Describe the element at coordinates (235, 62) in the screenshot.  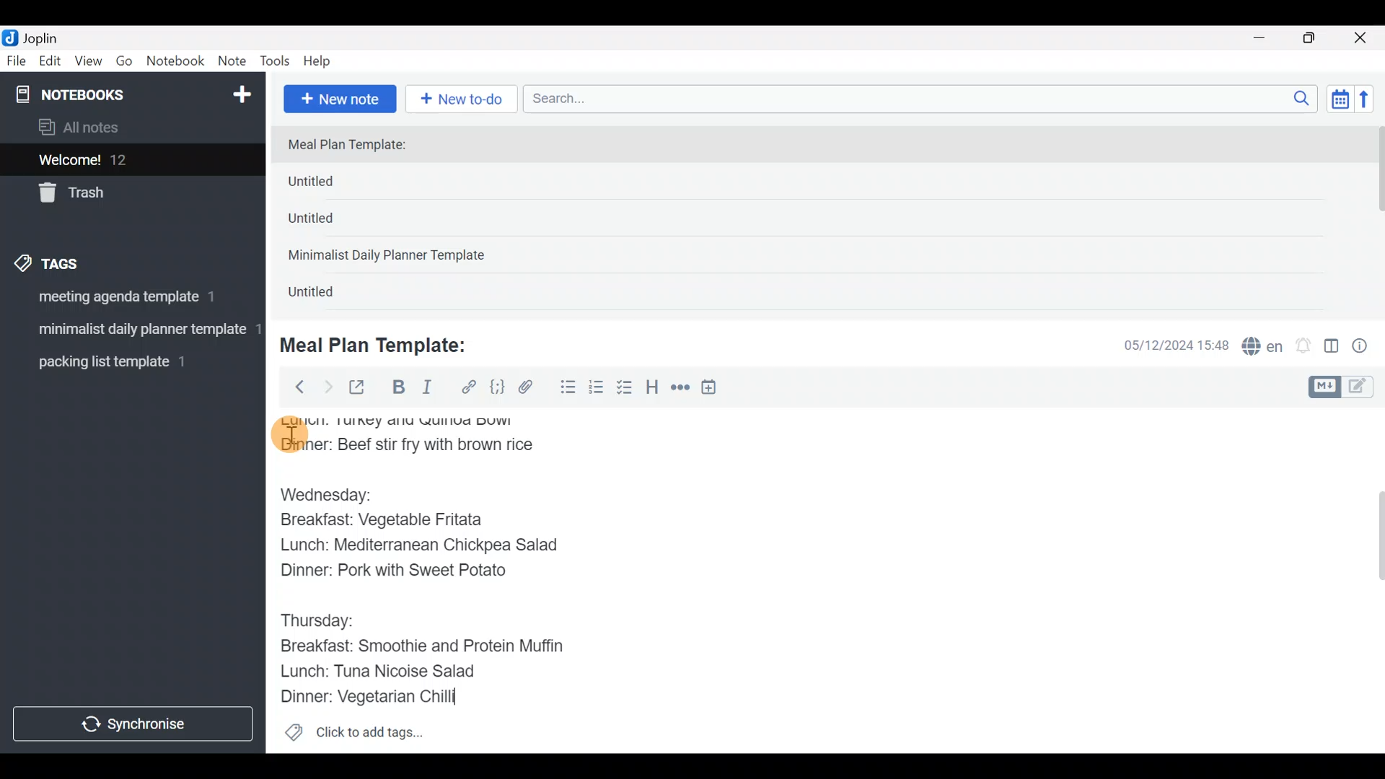
I see `Note` at that location.